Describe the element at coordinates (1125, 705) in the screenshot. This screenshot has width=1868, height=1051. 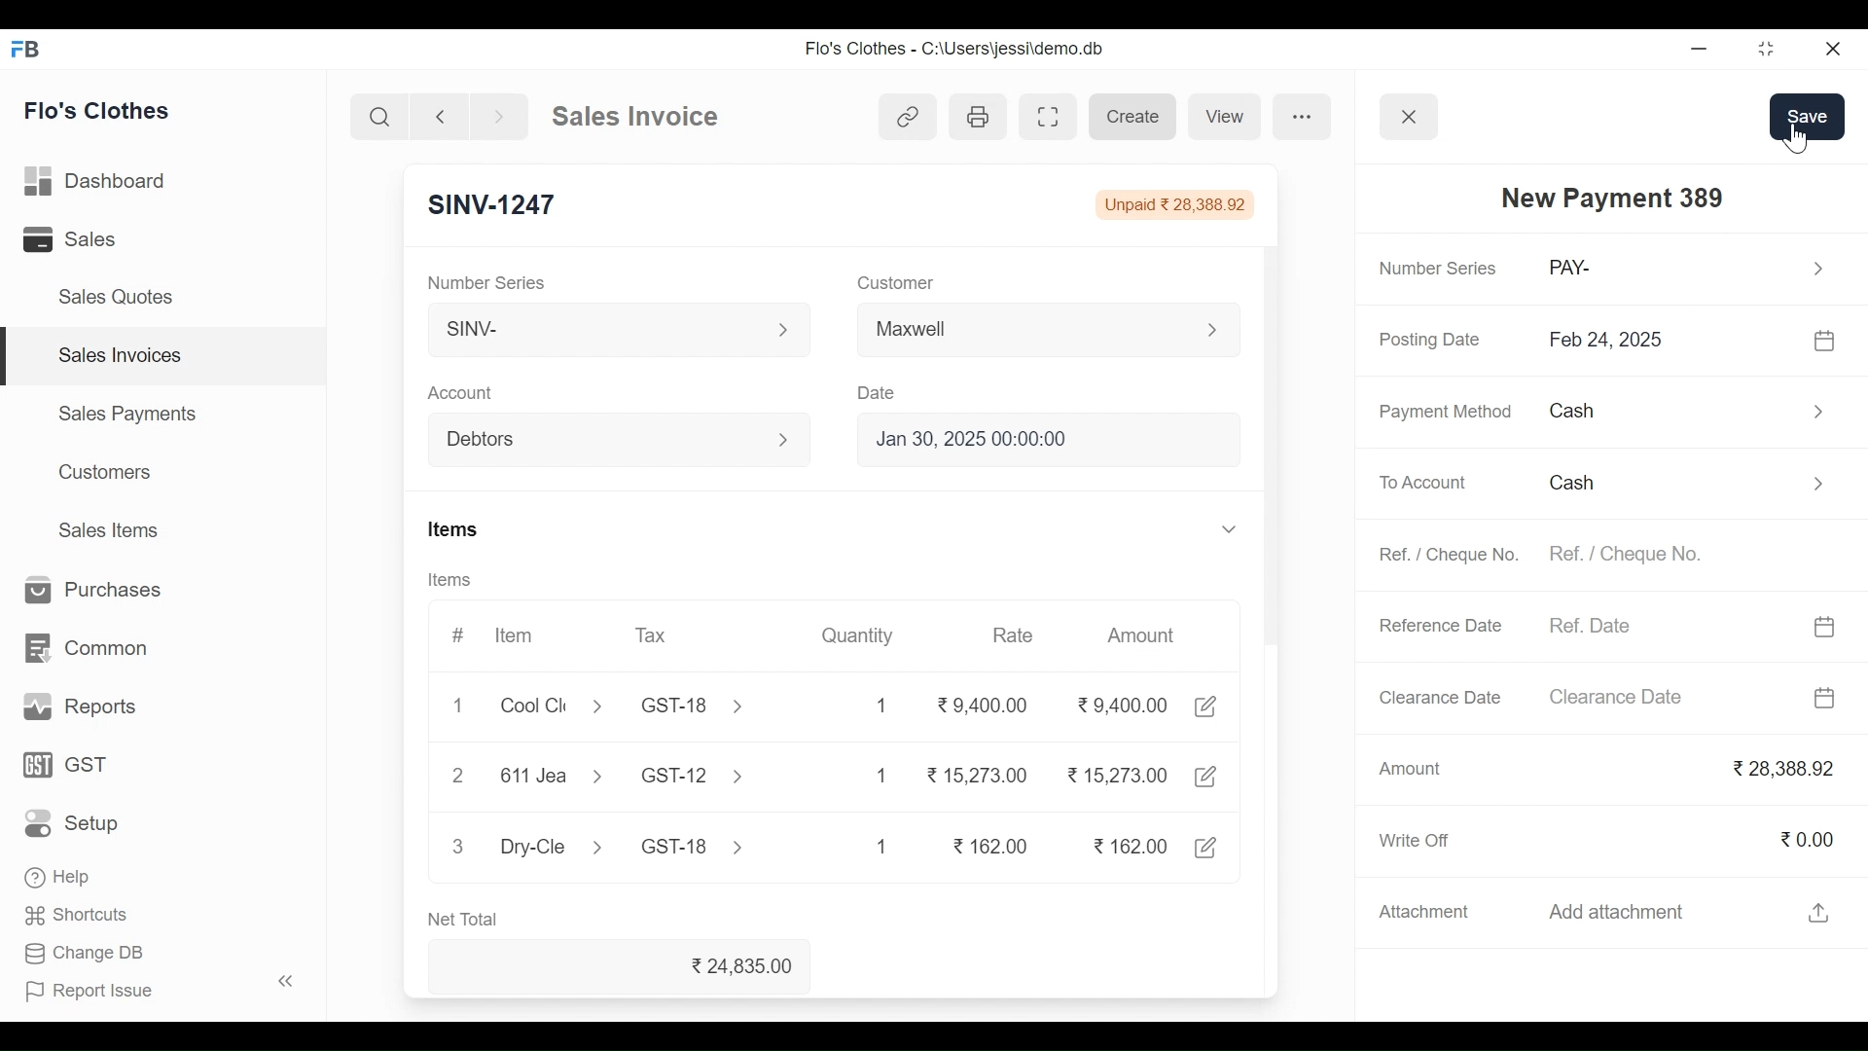
I see `9.400.00` at that location.